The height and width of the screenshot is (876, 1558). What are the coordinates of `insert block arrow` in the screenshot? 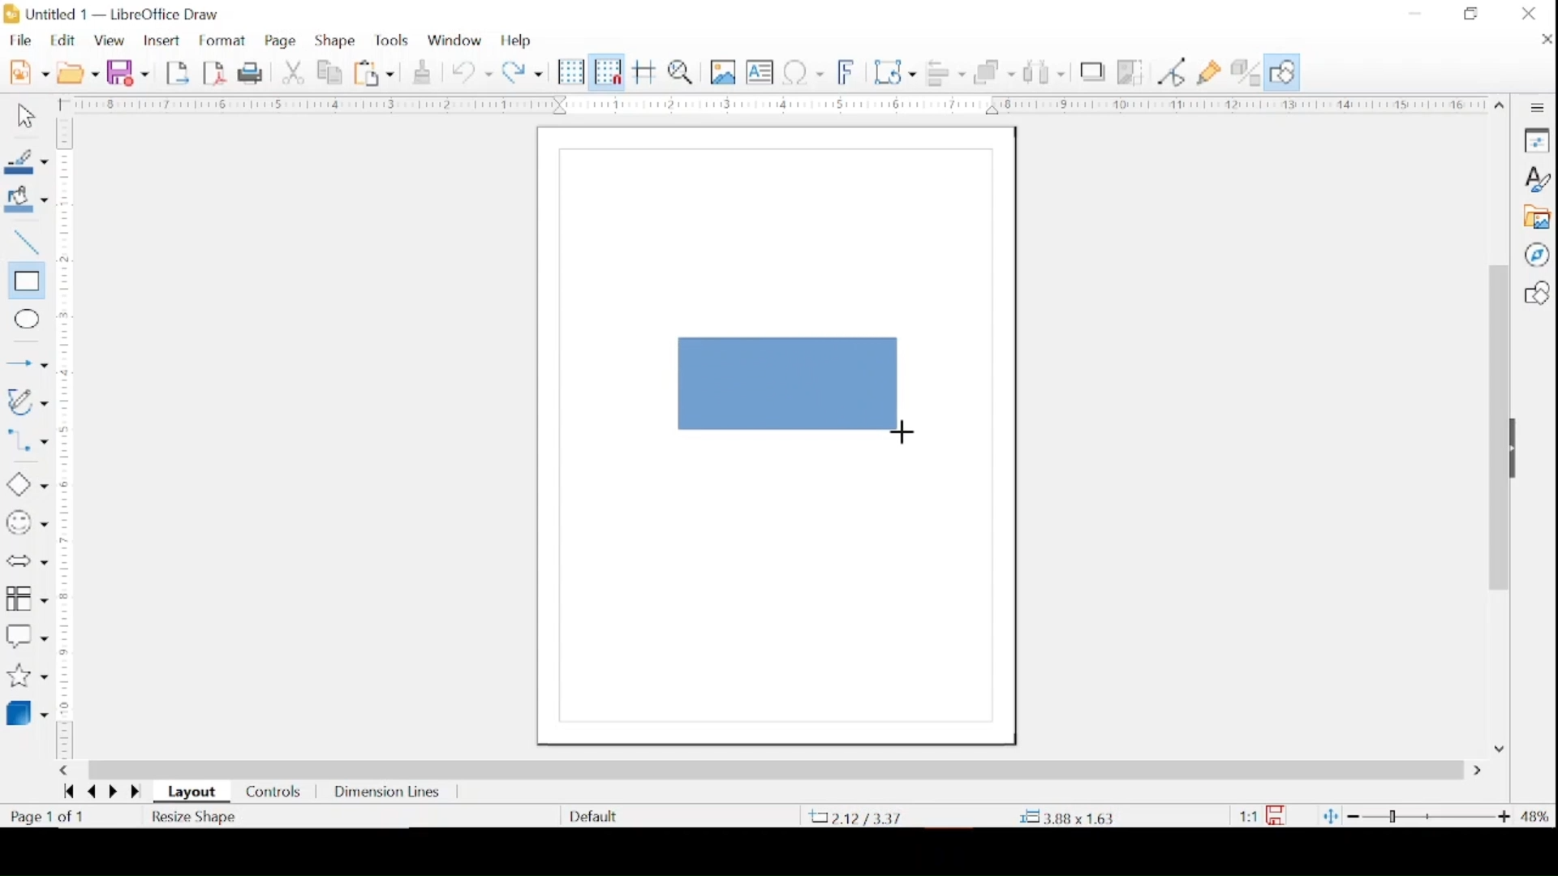 It's located at (26, 562).